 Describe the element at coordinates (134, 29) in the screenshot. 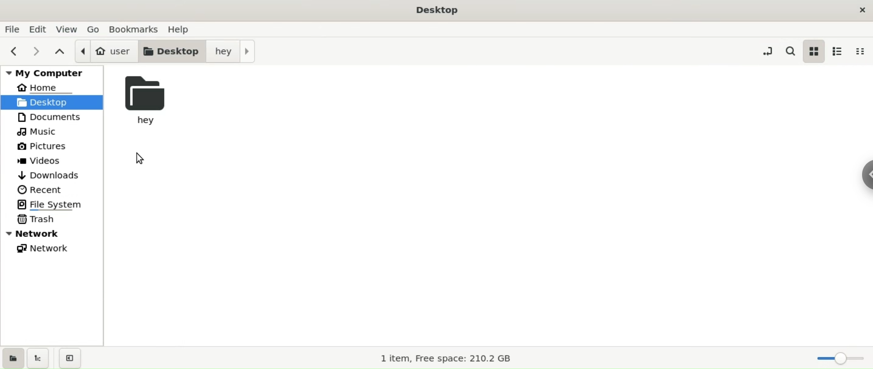

I see `bookmarks` at that location.